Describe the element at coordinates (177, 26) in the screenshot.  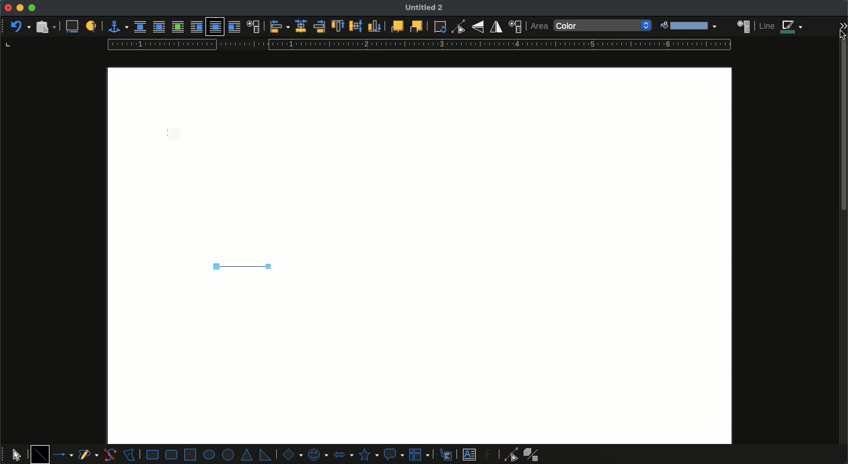
I see `optimal` at that location.